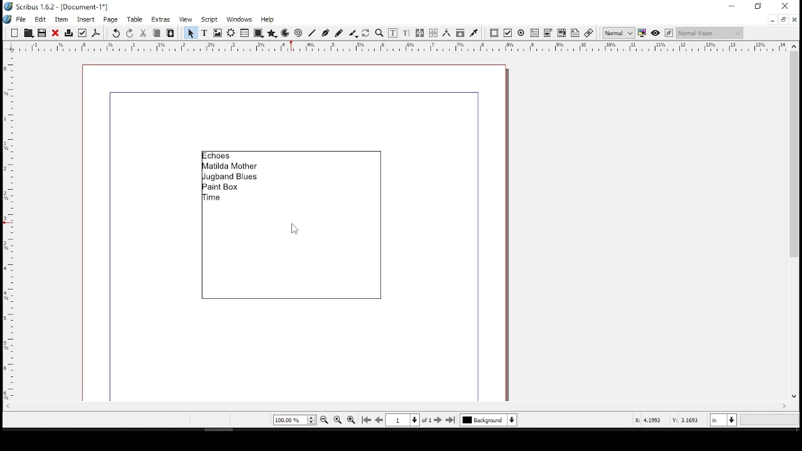  Describe the element at coordinates (575, 33) in the screenshot. I see `text annotation` at that location.